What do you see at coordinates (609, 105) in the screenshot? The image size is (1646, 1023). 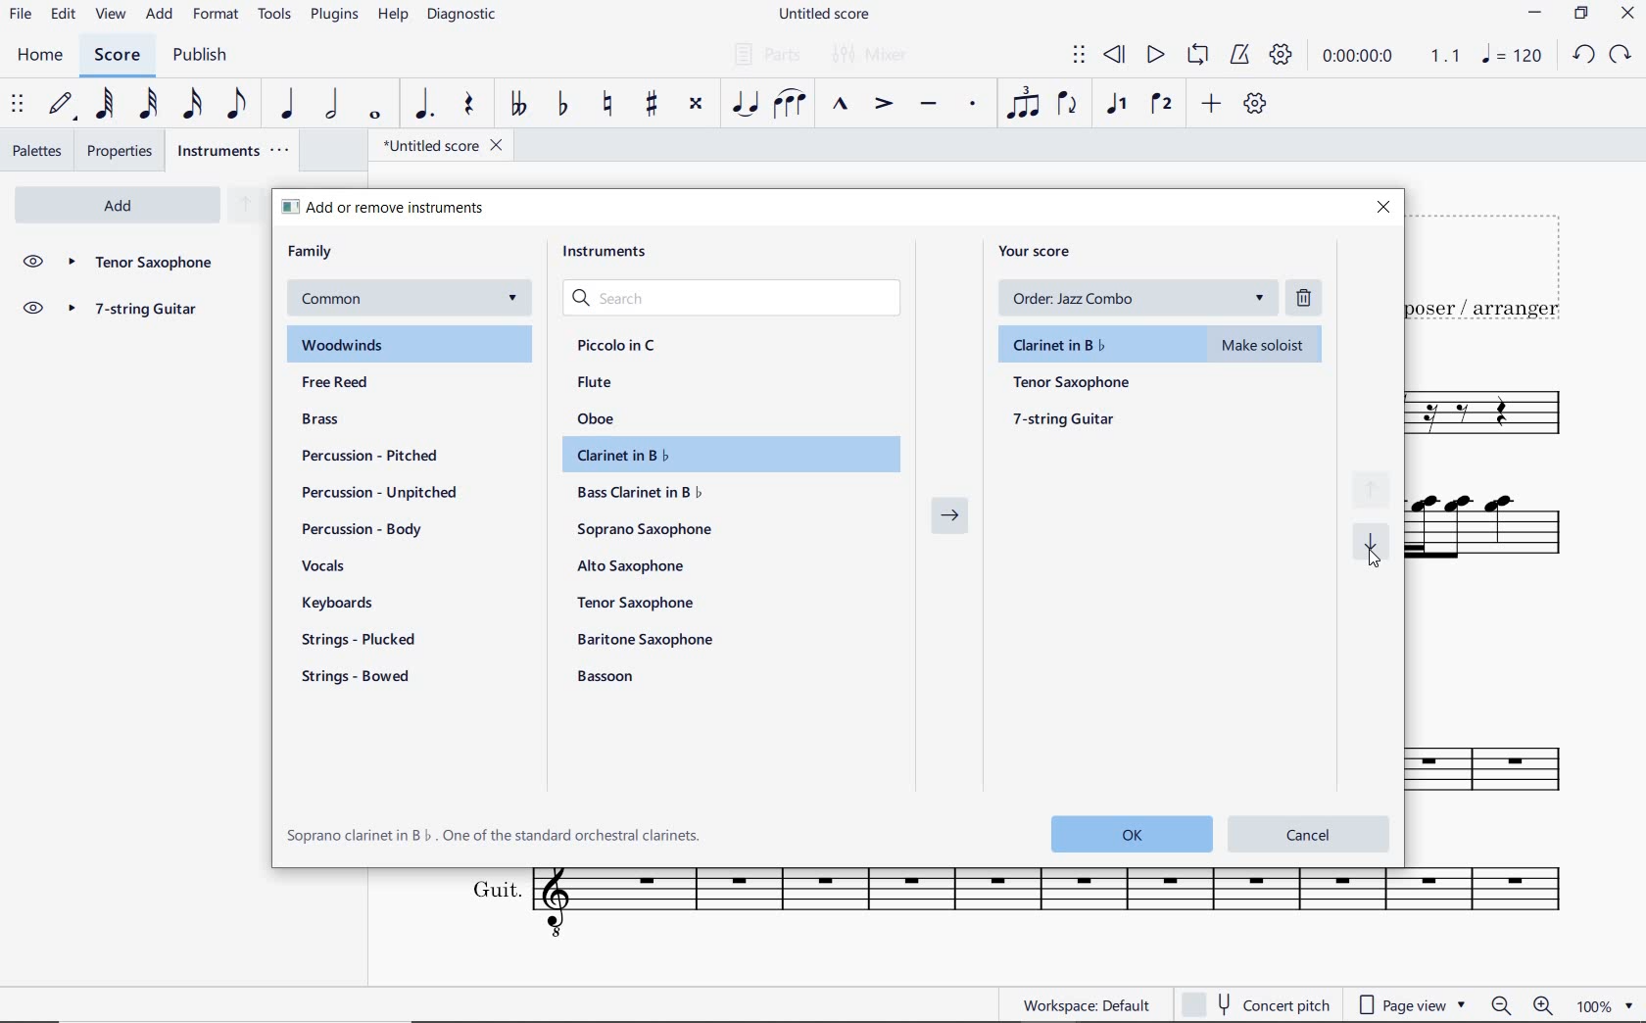 I see `TOGGLE NATURAL` at bounding box center [609, 105].